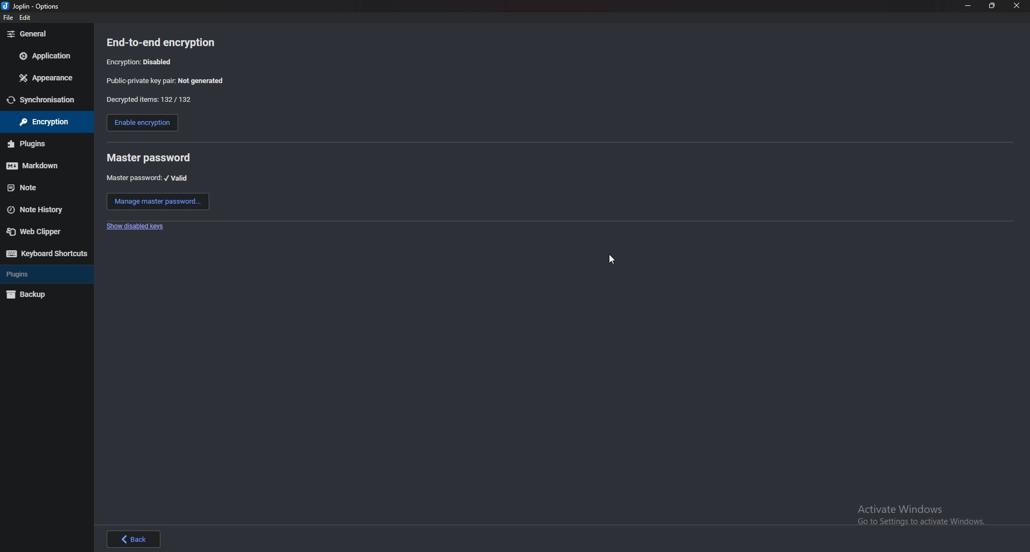  Describe the element at coordinates (968, 6) in the screenshot. I see `minimize` at that location.